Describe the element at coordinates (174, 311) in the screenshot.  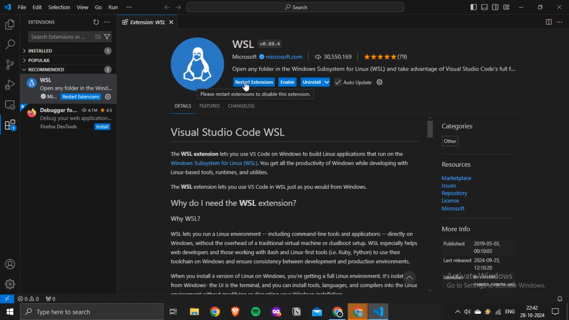
I see `task view` at that location.